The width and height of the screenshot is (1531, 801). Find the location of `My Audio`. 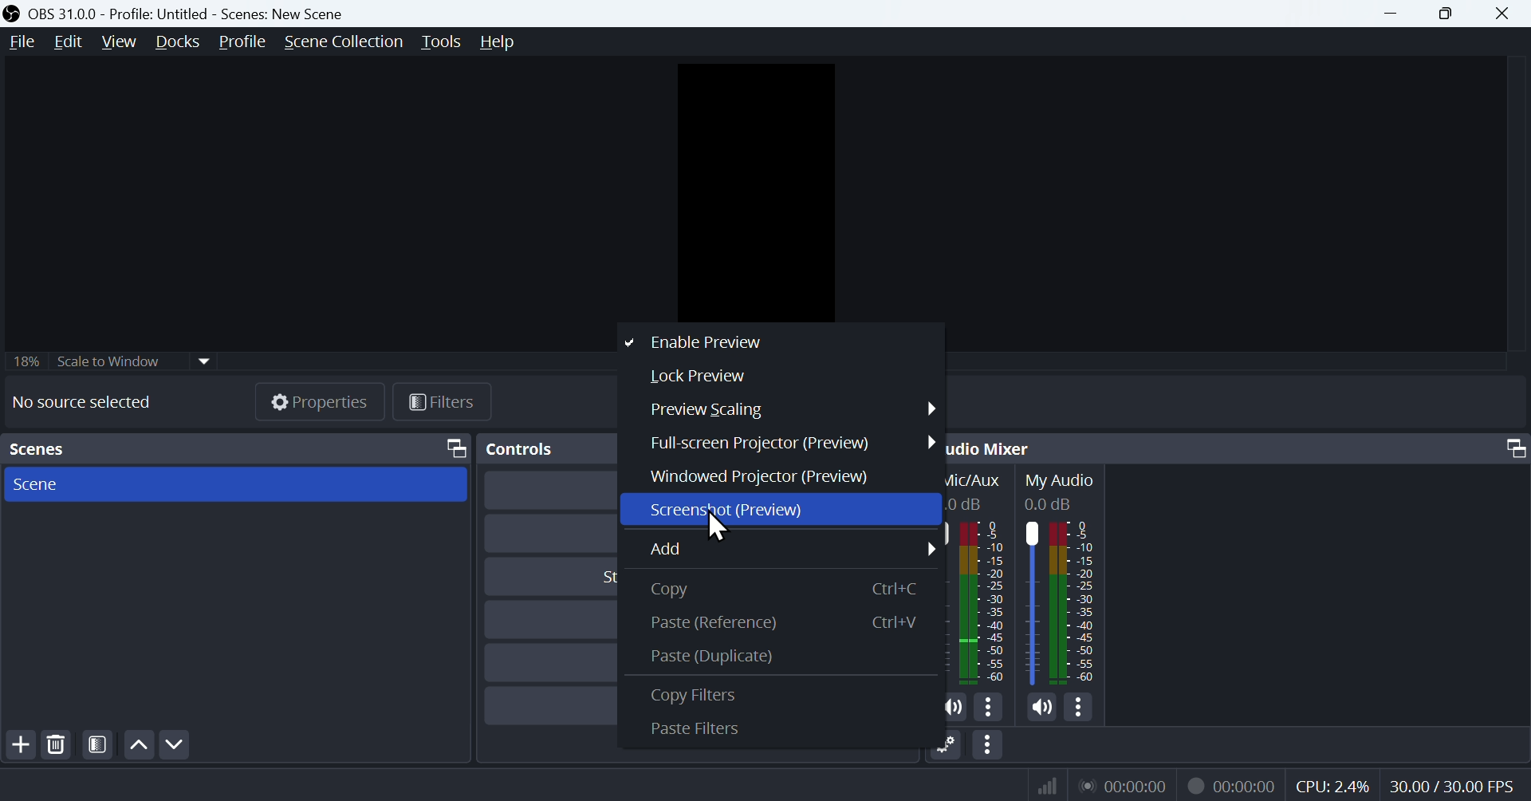

My Audio is located at coordinates (1072, 578).